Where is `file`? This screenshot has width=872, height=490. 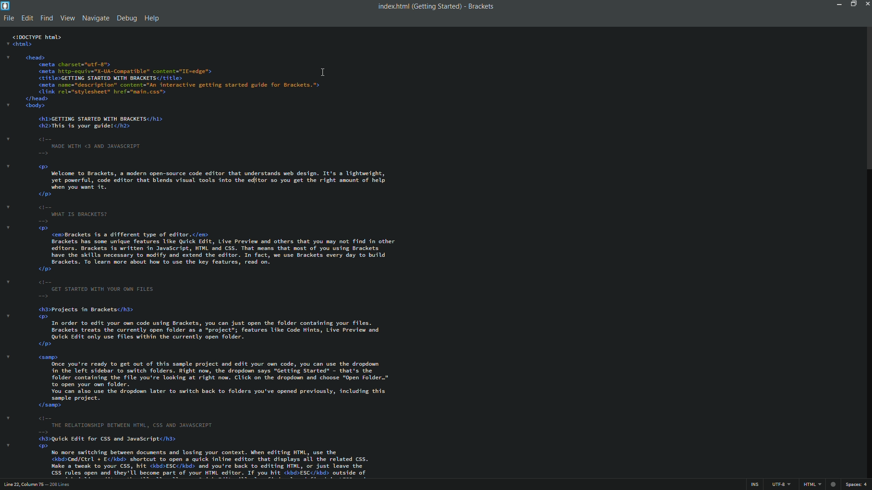
file is located at coordinates (9, 19).